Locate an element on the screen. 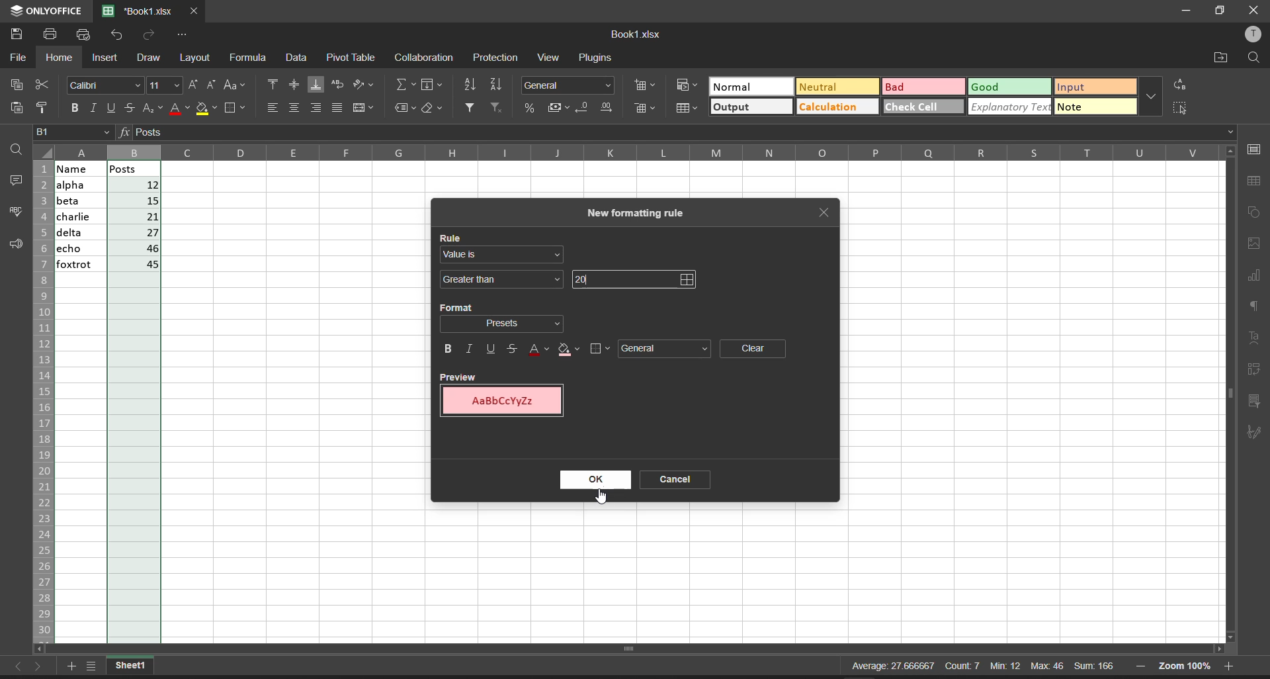 This screenshot has width=1270, height=679. open file location is located at coordinates (1221, 59).